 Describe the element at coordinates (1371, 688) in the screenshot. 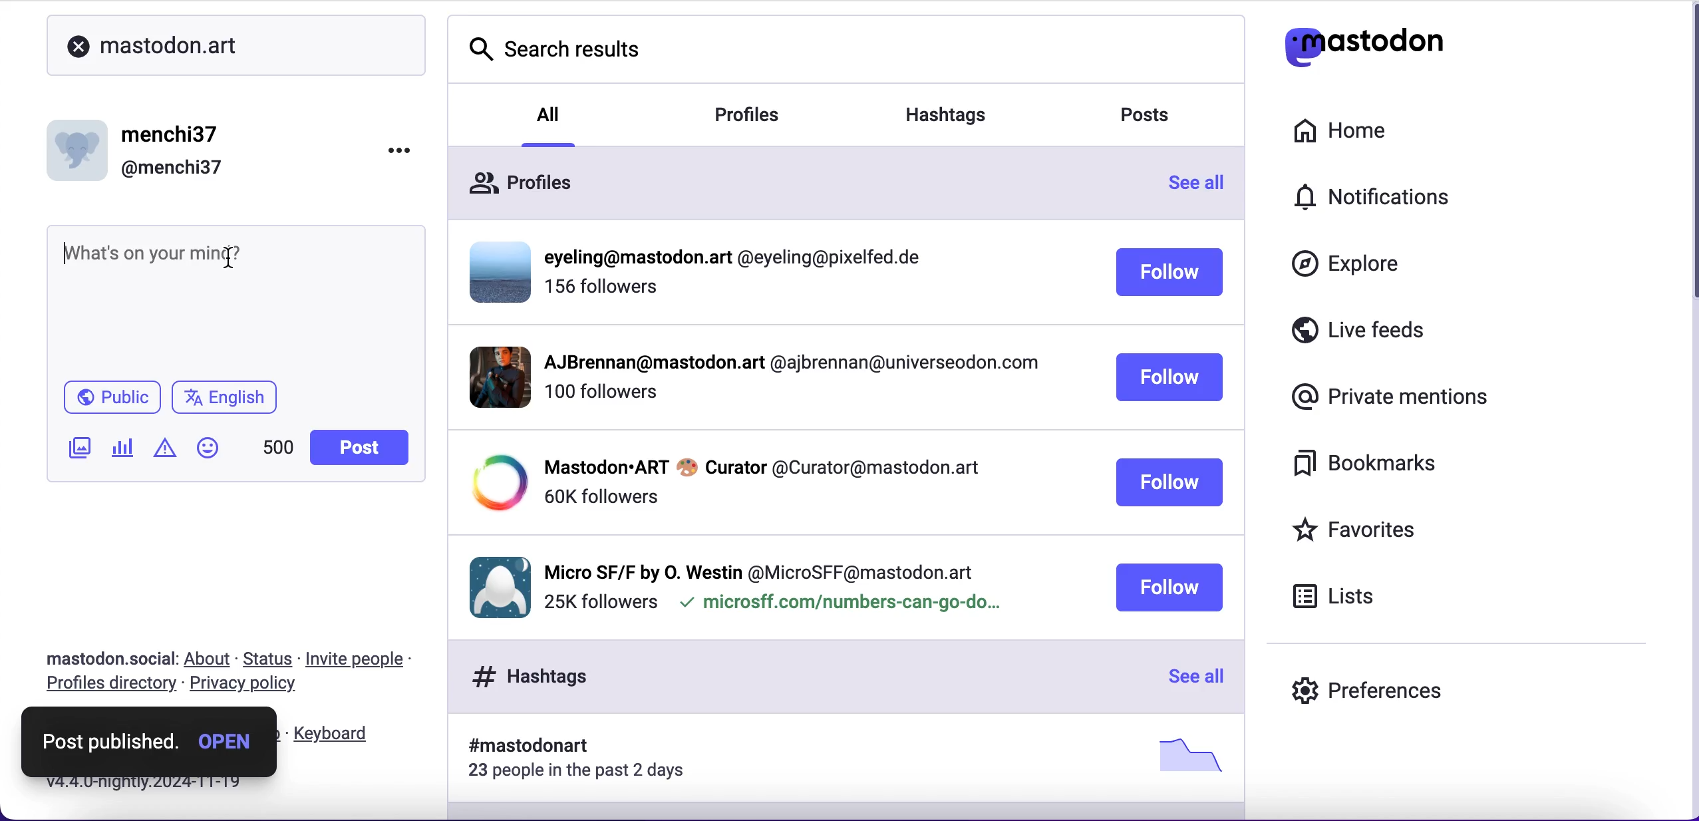

I see `preferences` at that location.